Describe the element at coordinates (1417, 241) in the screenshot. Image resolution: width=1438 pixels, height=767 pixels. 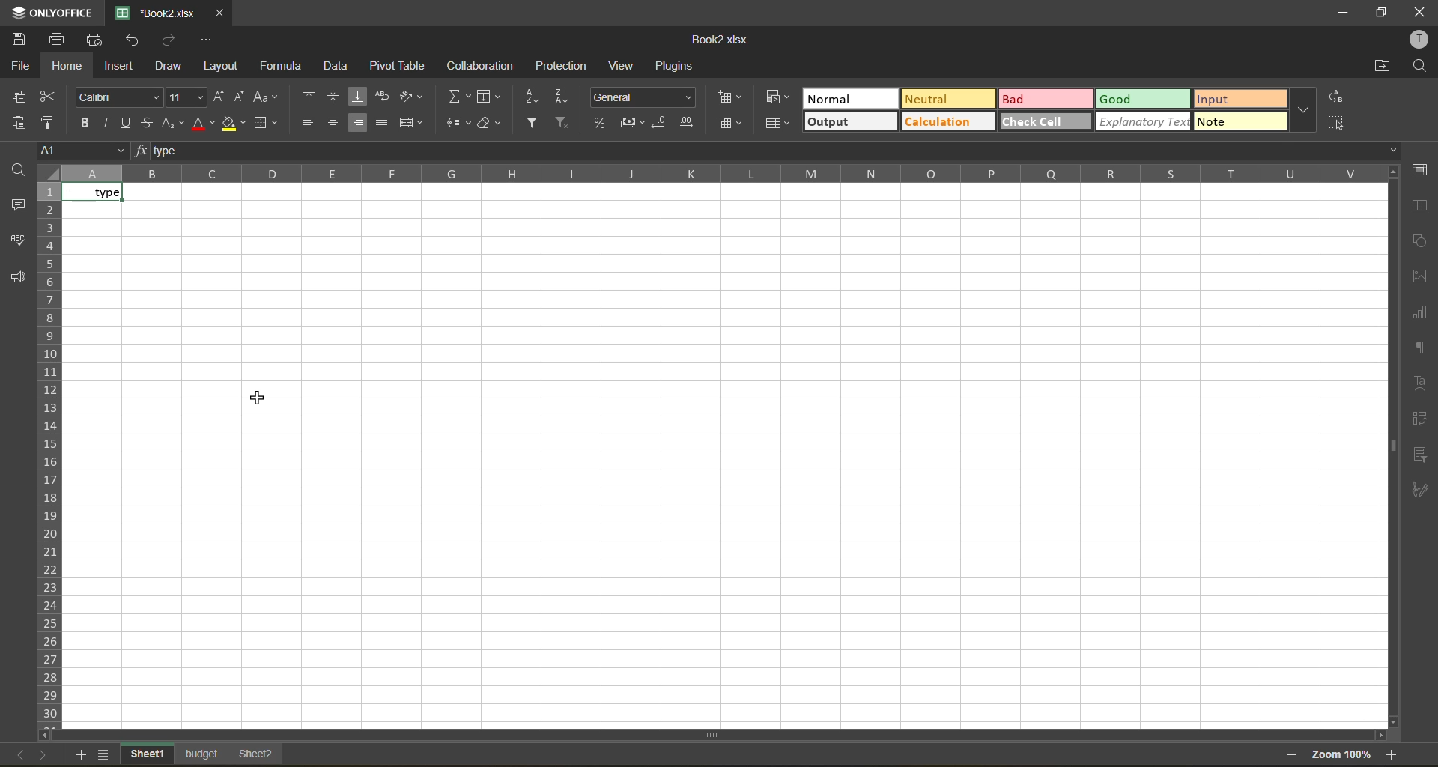
I see `shapes` at that location.